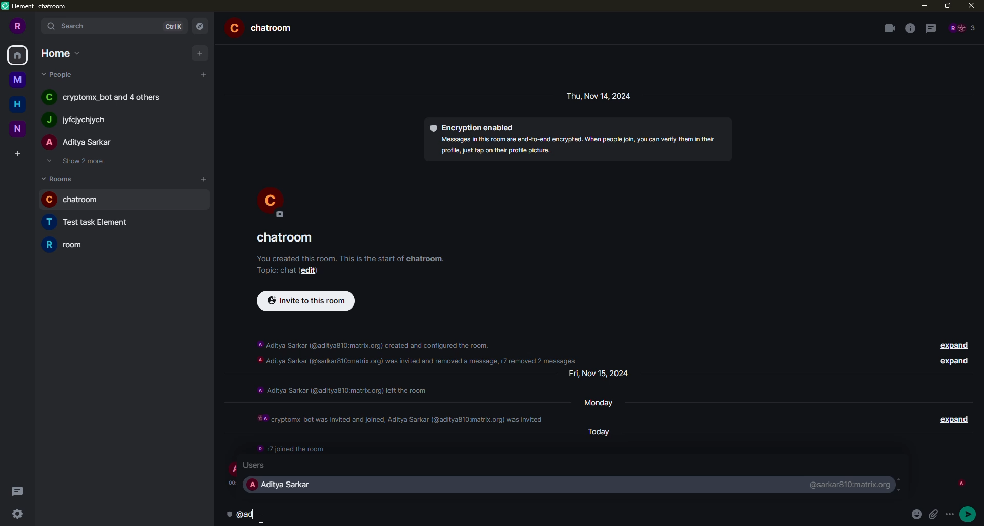  I want to click on expand, so click(952, 418).